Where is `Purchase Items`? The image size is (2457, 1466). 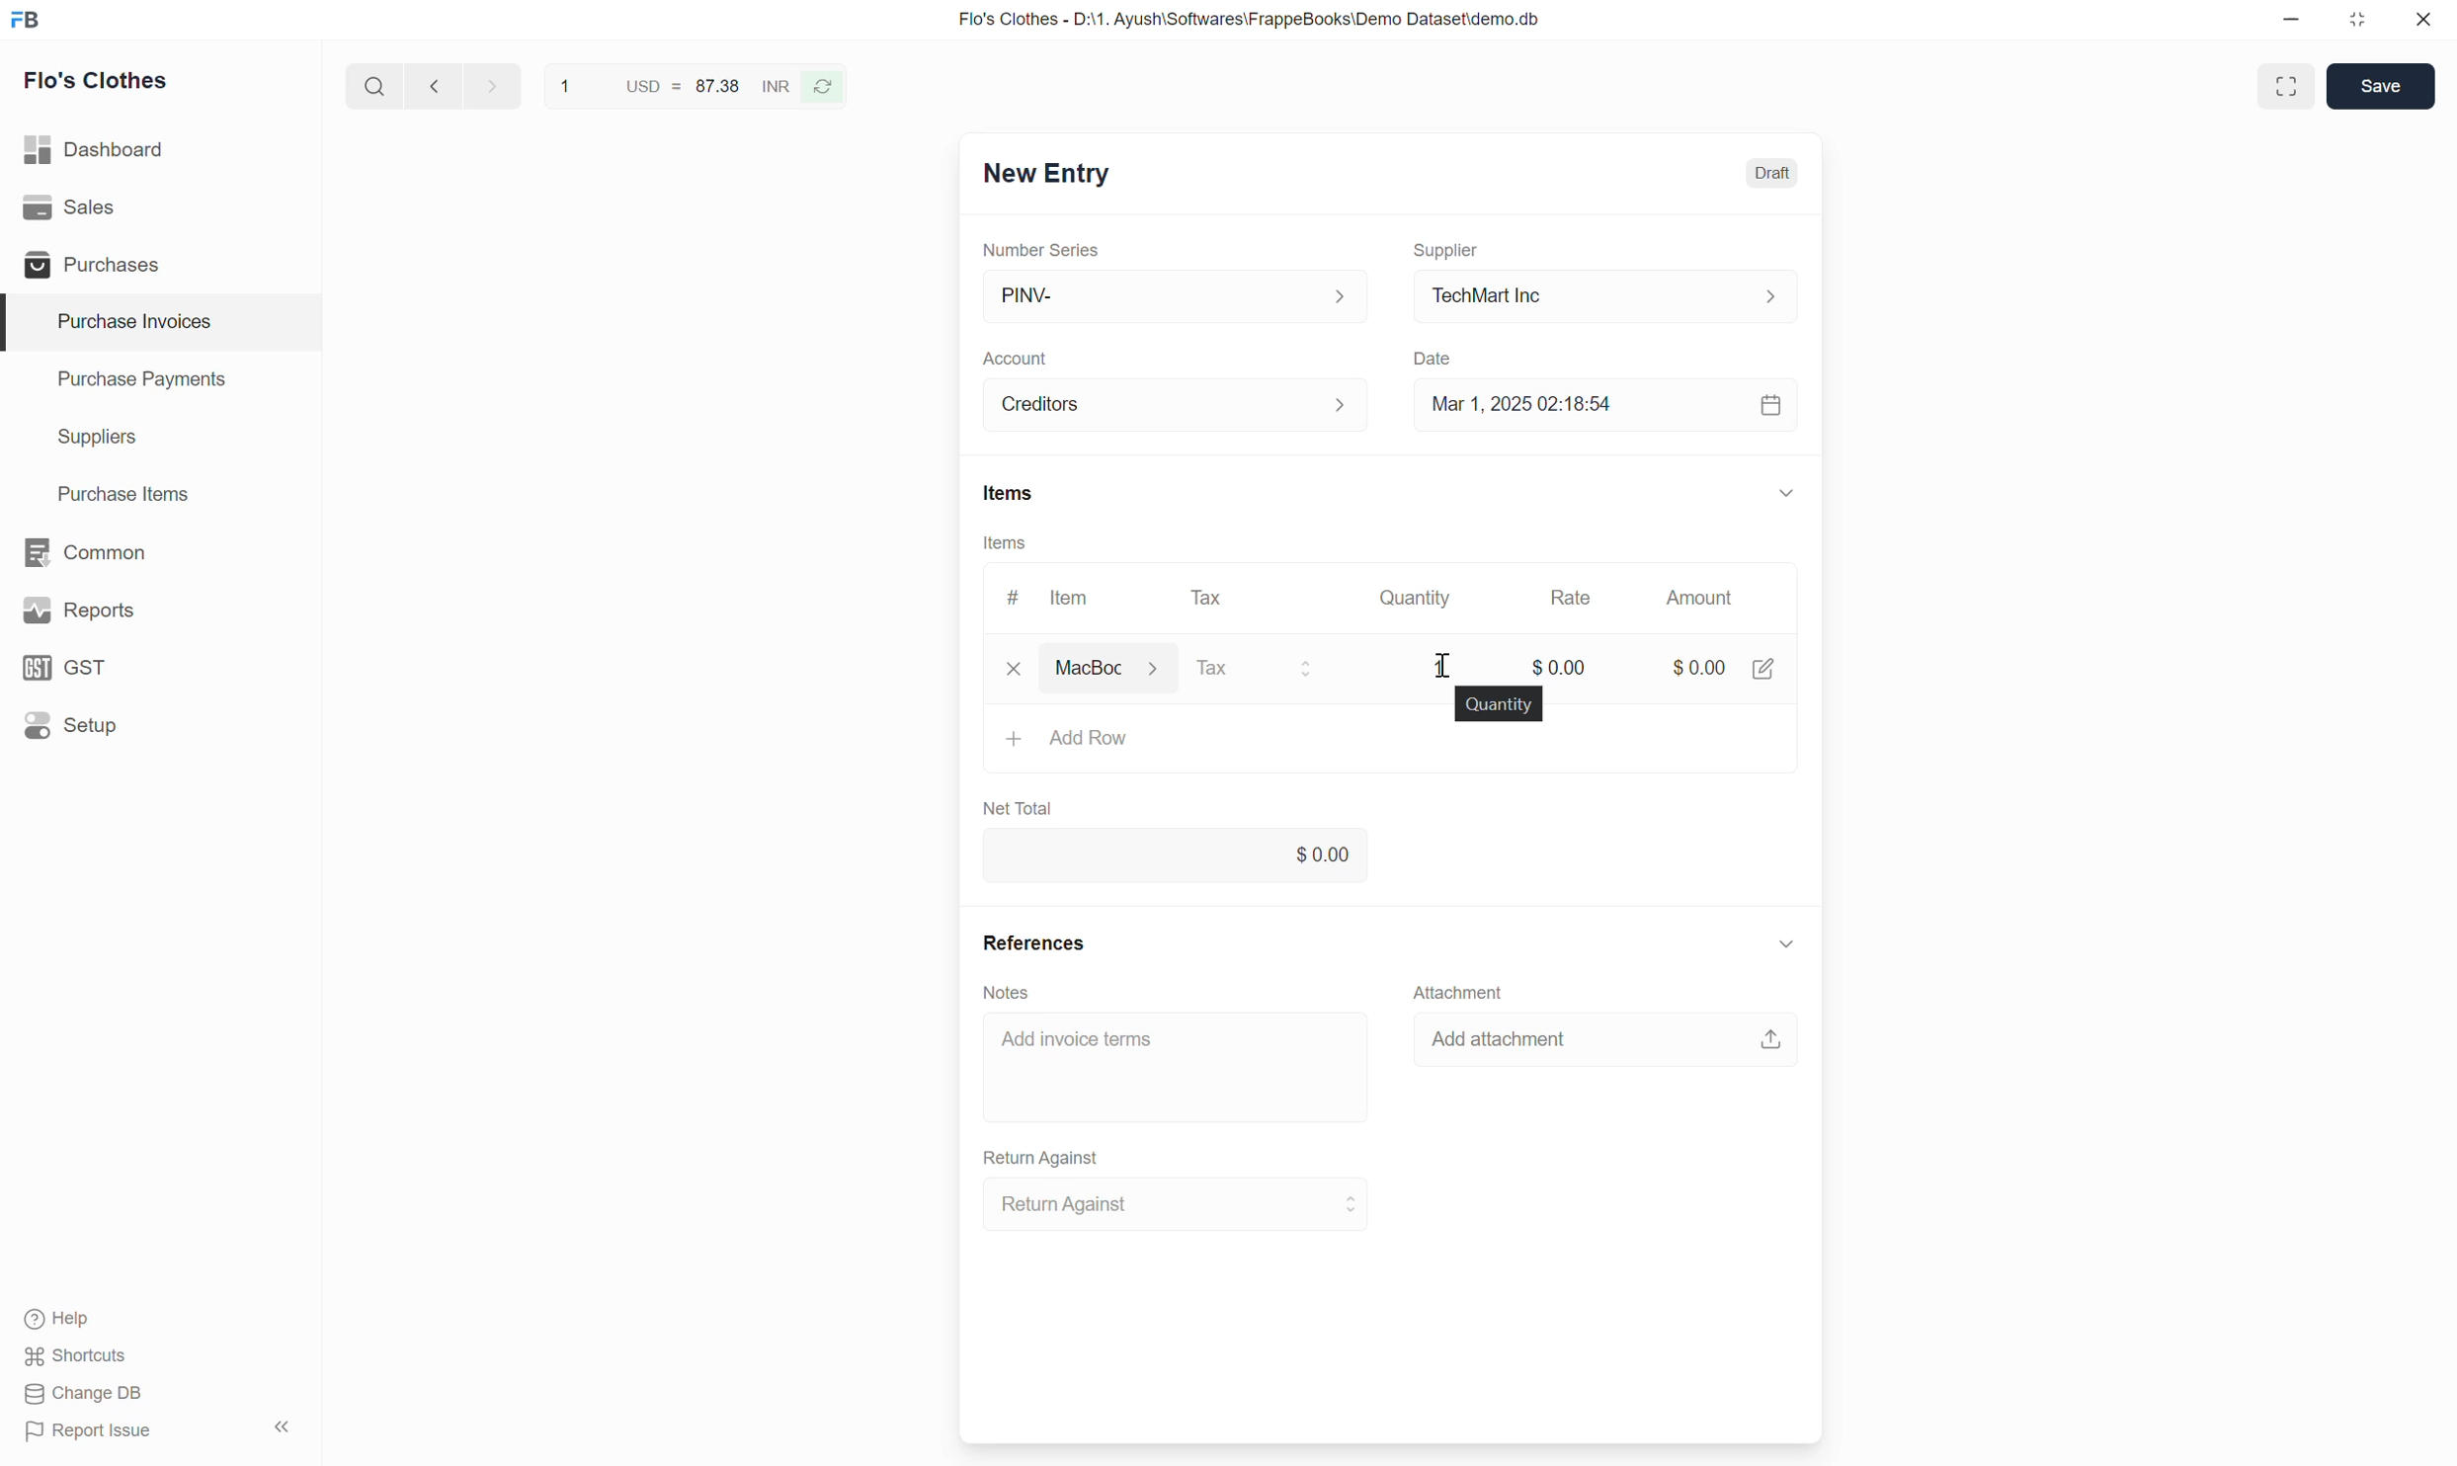
Purchase Items is located at coordinates (161, 495).